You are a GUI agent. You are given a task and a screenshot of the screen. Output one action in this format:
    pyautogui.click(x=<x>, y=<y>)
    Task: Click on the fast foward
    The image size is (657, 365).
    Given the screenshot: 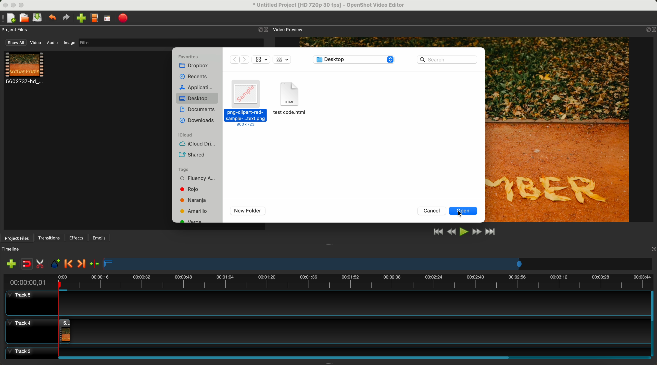 What is the action you would take?
    pyautogui.click(x=476, y=232)
    